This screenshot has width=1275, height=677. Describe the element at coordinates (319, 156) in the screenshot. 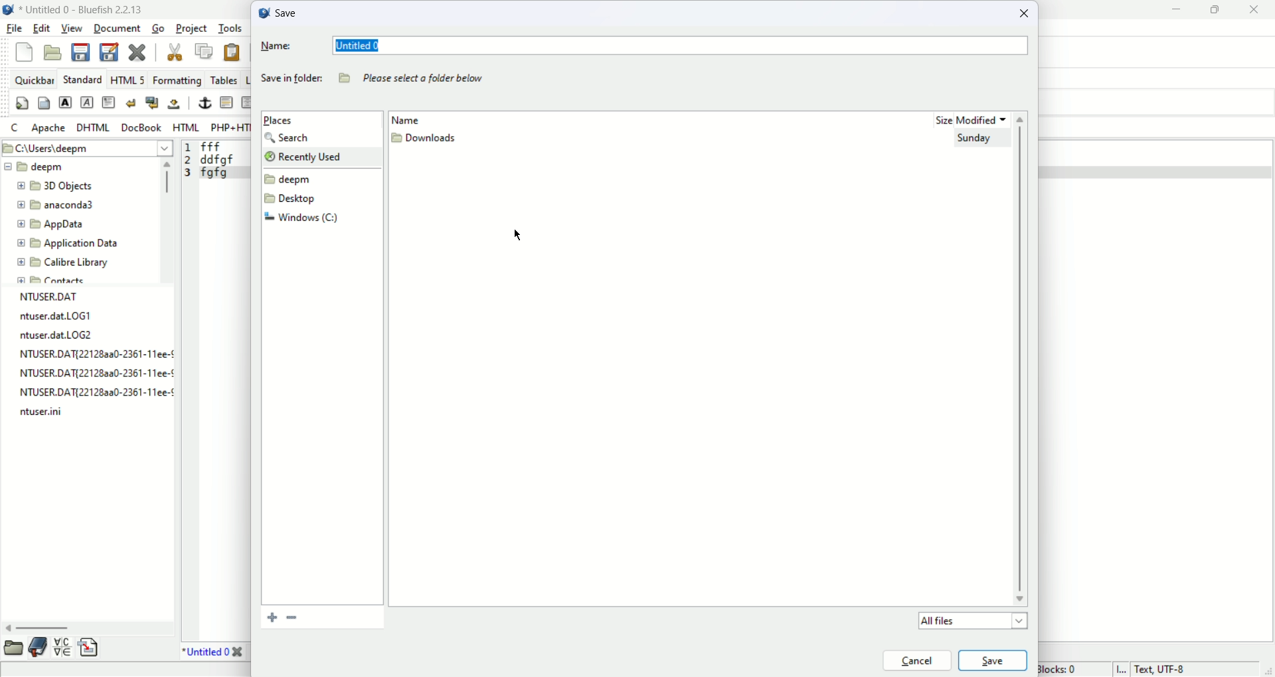

I see `recently used` at that location.